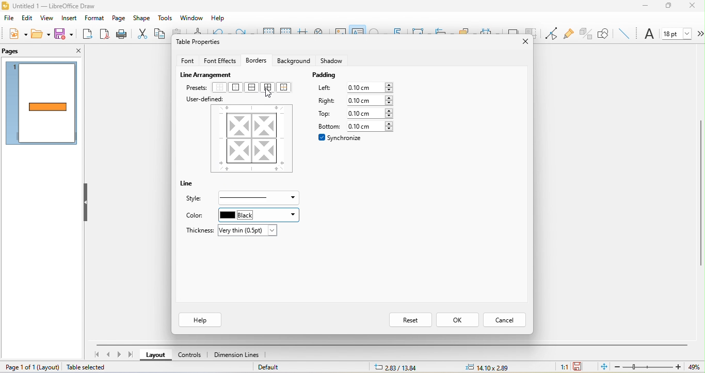 The width and height of the screenshot is (705, 373). I want to click on the document has not been modified since the last save, so click(582, 366).